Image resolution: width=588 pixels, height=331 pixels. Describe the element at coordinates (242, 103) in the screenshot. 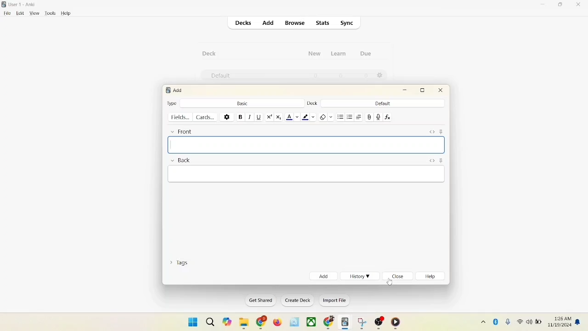

I see `basic` at that location.